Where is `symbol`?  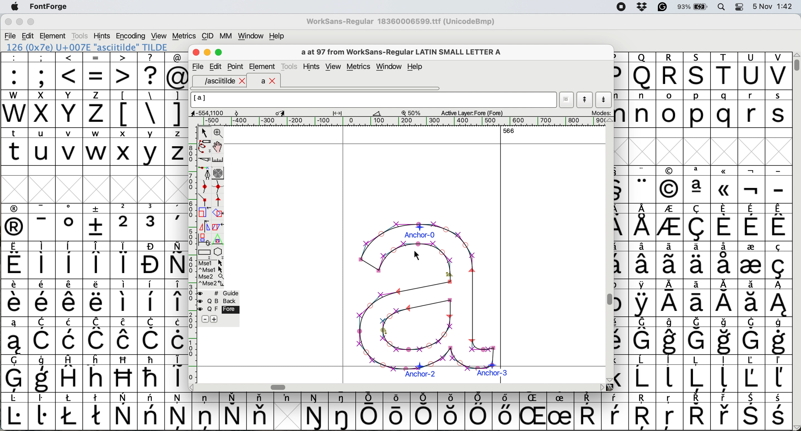
symbol is located at coordinates (697, 184).